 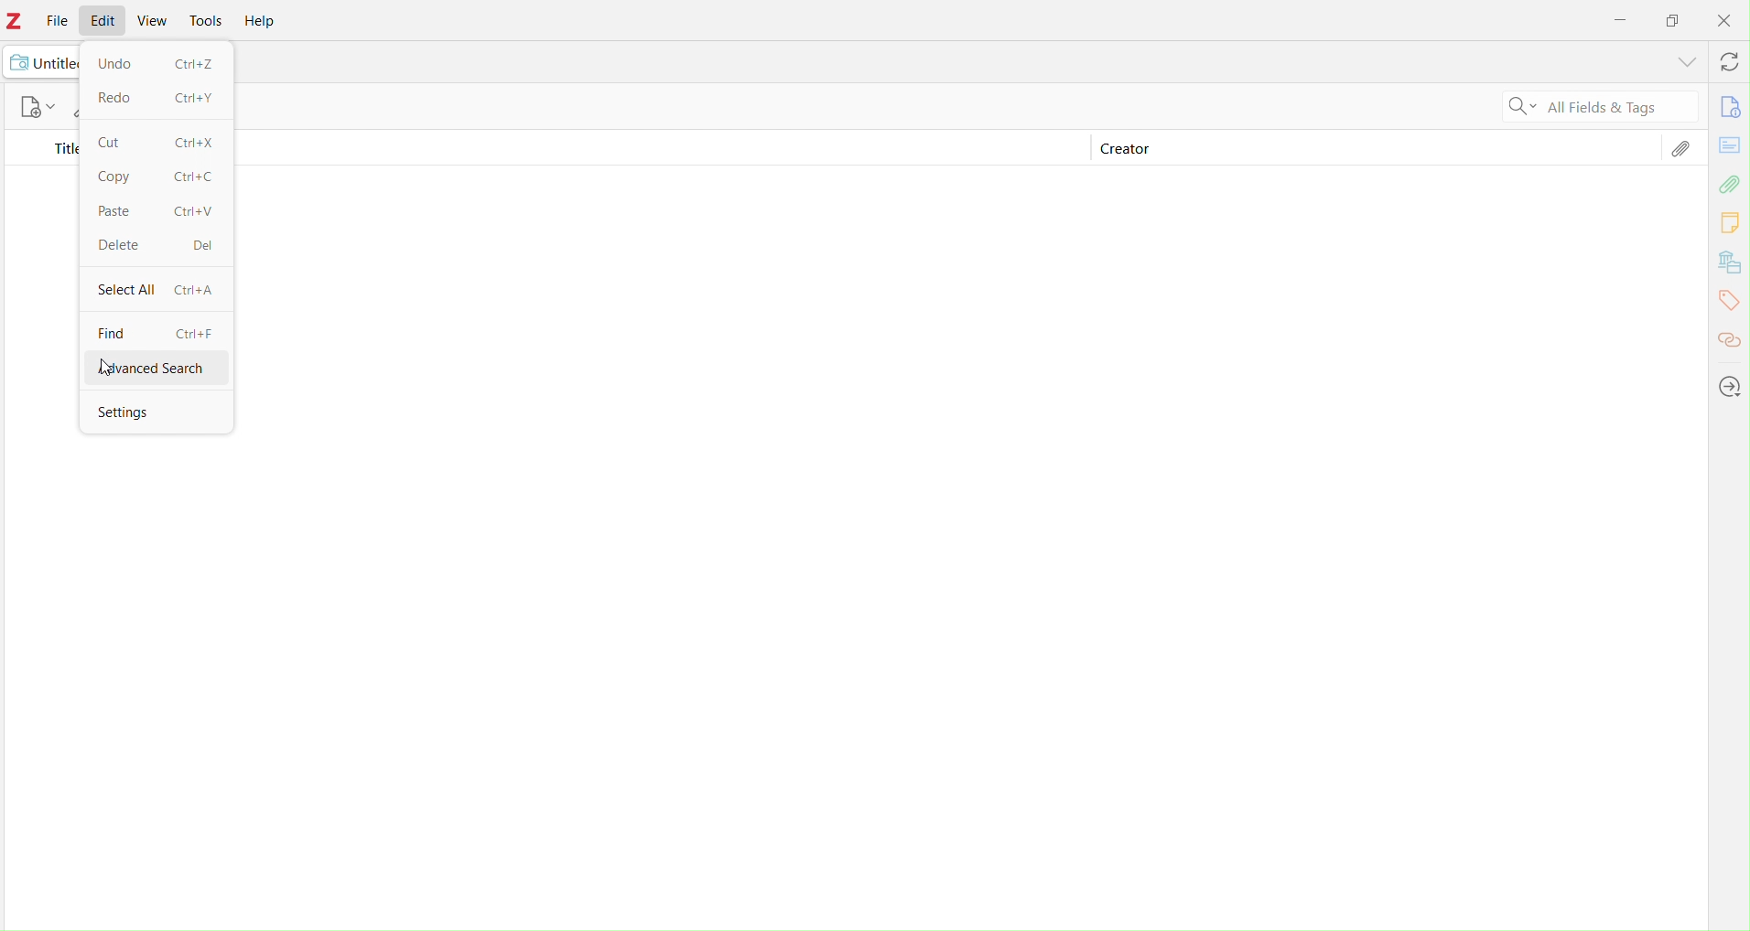 I want to click on Close, so click(x=1725, y=21).